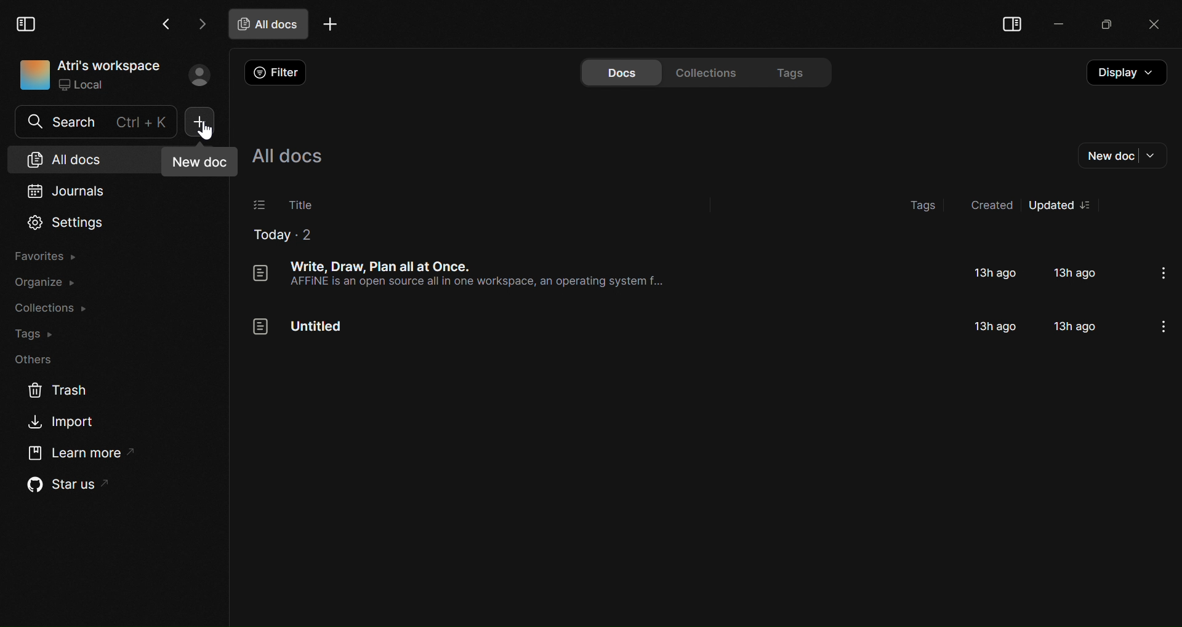 The width and height of the screenshot is (1182, 627). I want to click on Star us, so click(63, 484).